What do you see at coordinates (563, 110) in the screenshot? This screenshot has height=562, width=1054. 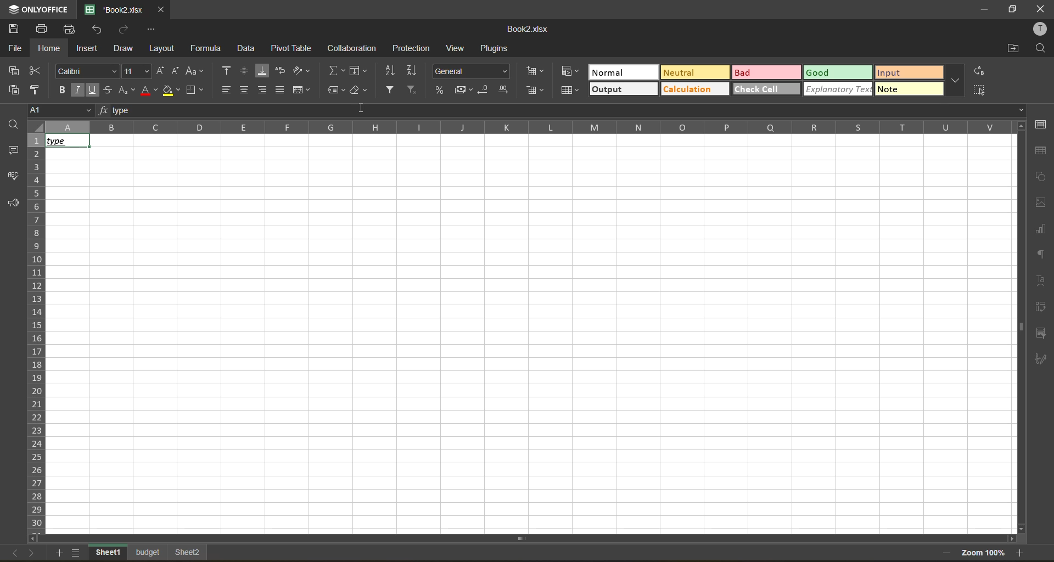 I see `formula bar` at bounding box center [563, 110].